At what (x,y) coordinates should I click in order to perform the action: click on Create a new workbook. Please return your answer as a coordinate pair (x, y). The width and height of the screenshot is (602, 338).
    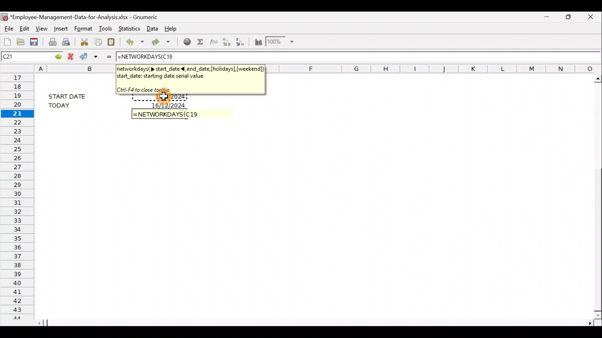
    Looking at the image, I should click on (6, 40).